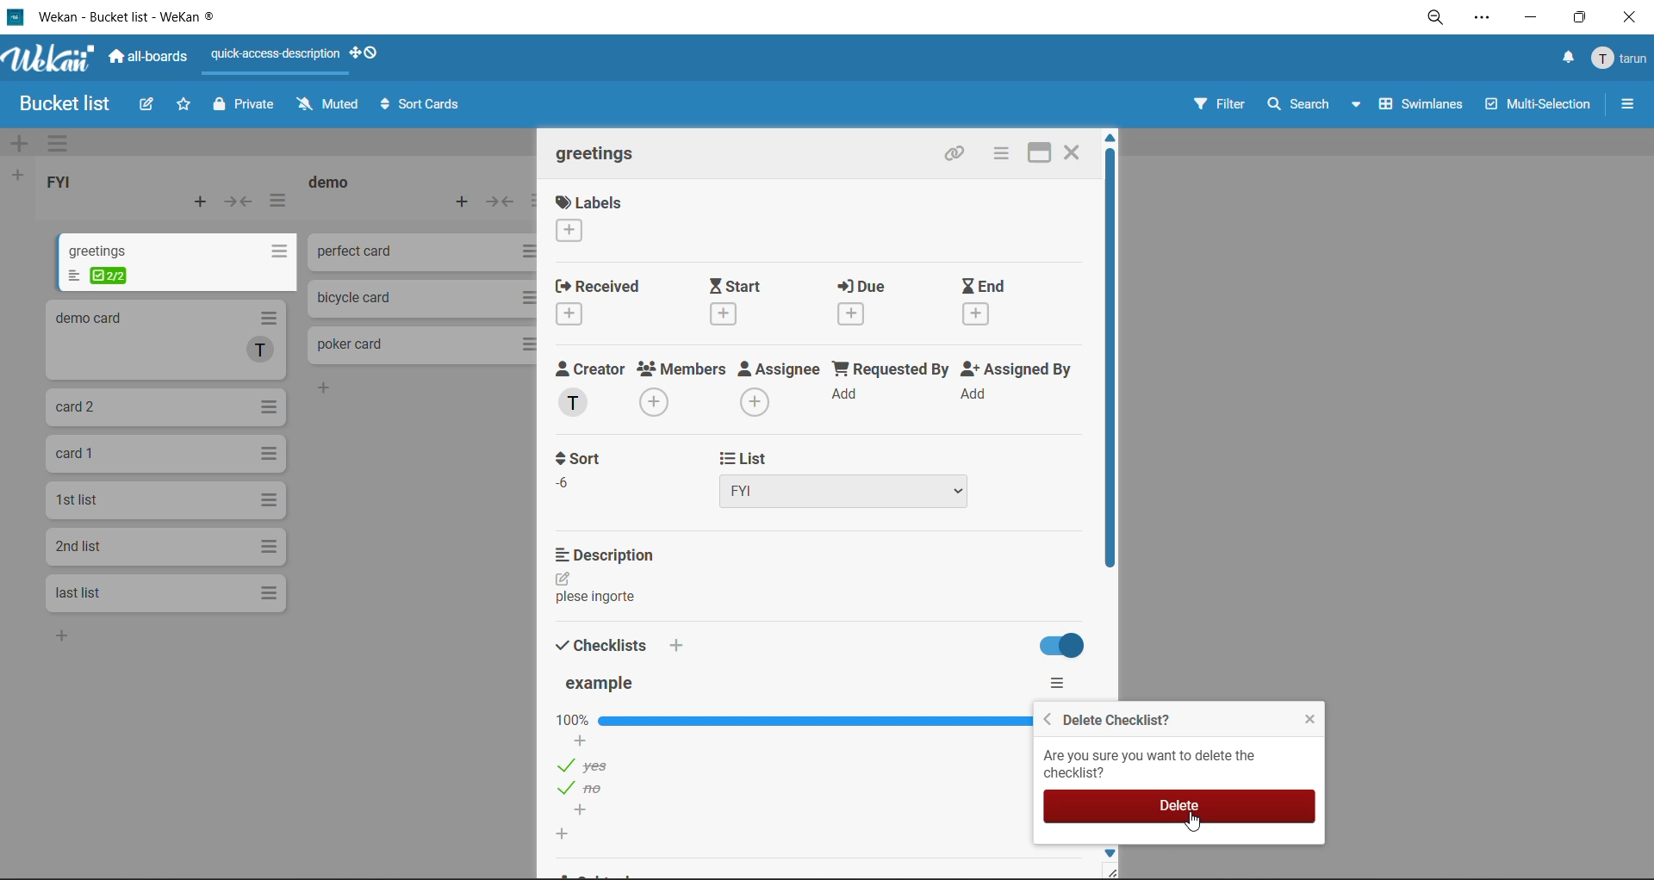 The width and height of the screenshot is (1654, 880). Describe the element at coordinates (178, 261) in the screenshot. I see `cards` at that location.